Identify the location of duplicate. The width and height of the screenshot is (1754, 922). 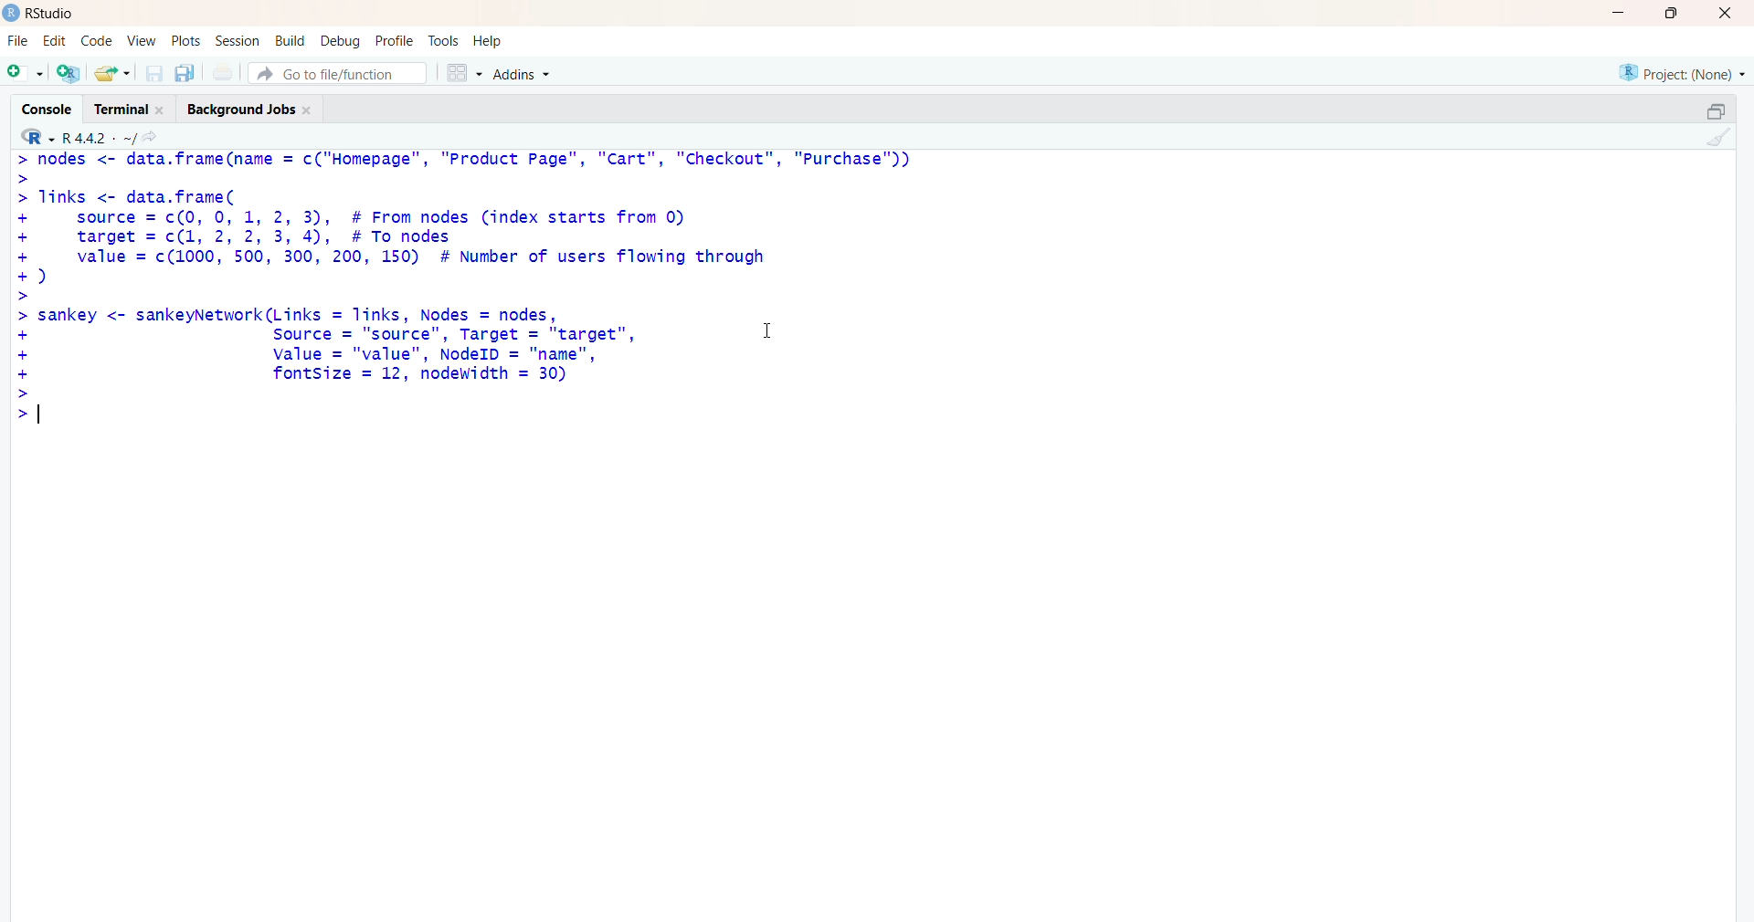
(186, 73).